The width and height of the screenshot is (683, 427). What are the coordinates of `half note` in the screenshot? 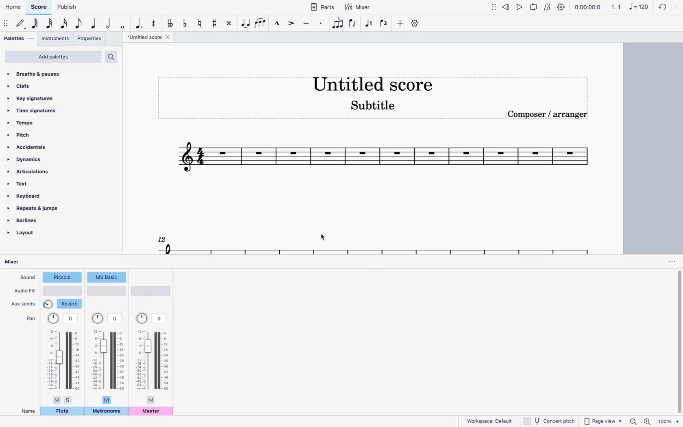 It's located at (109, 24).